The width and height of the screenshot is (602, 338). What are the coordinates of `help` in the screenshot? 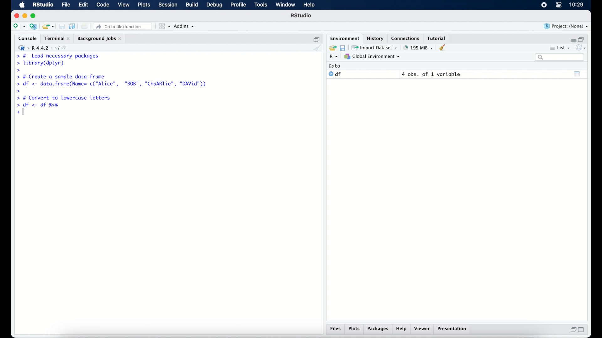 It's located at (401, 330).